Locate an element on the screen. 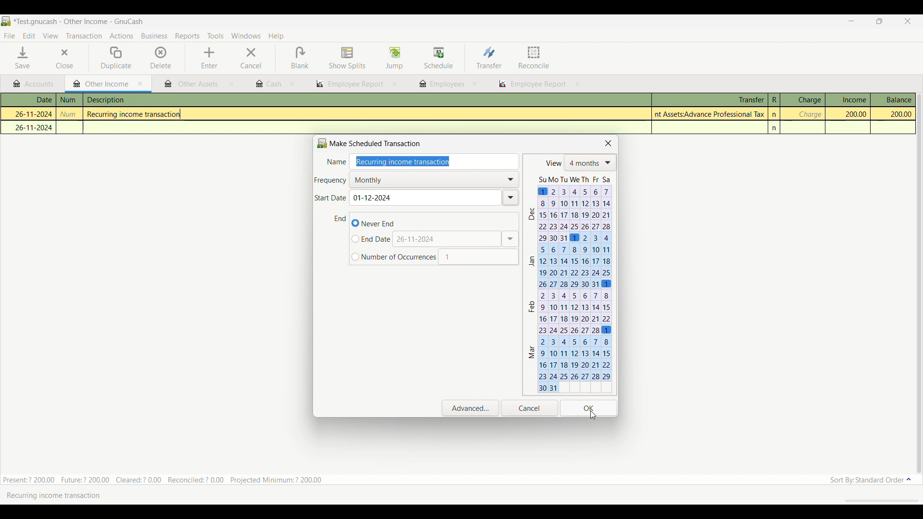  n is located at coordinates (775, 128).